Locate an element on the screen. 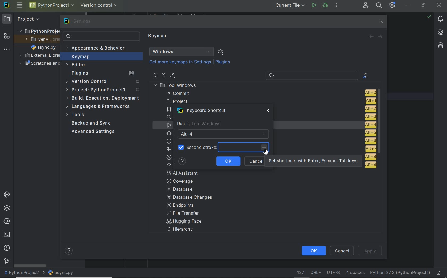  Plugins is located at coordinates (223, 62).